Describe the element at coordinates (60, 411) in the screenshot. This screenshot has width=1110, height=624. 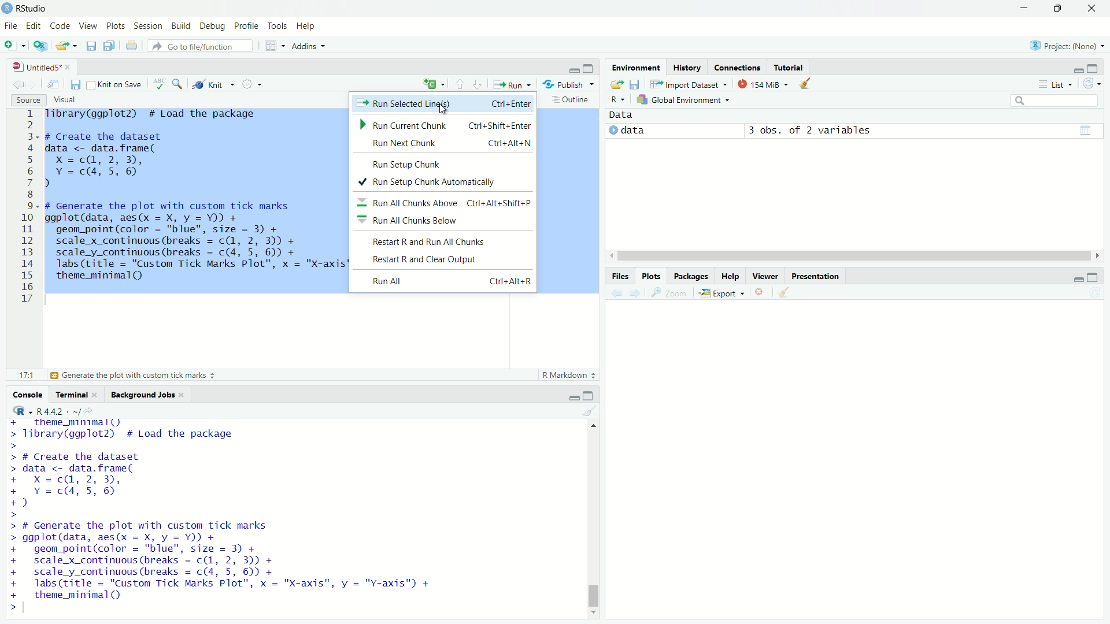
I see `R 4.4.2 . ~/` at that location.